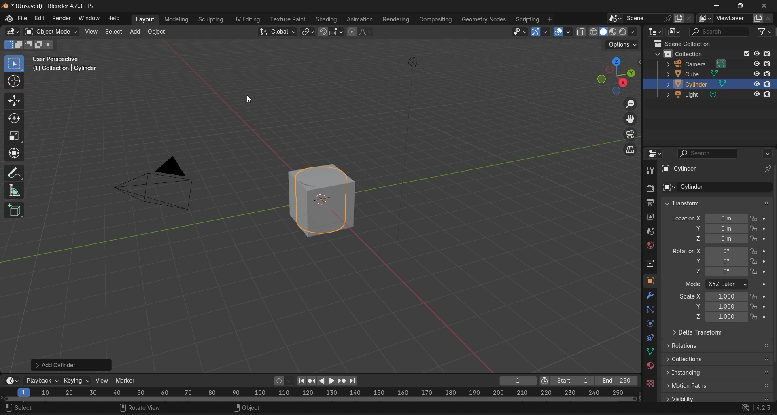 The height and width of the screenshot is (415, 777). I want to click on scale z, so click(720, 317).